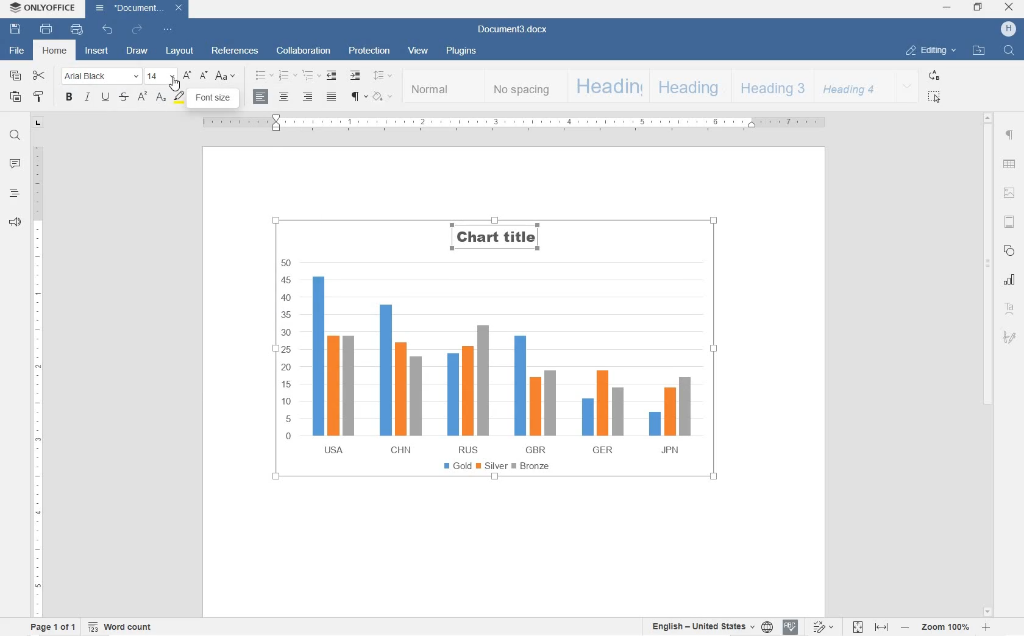 This screenshot has height=636, width=1024. What do you see at coordinates (235, 49) in the screenshot?
I see `REFERENCES` at bounding box center [235, 49].